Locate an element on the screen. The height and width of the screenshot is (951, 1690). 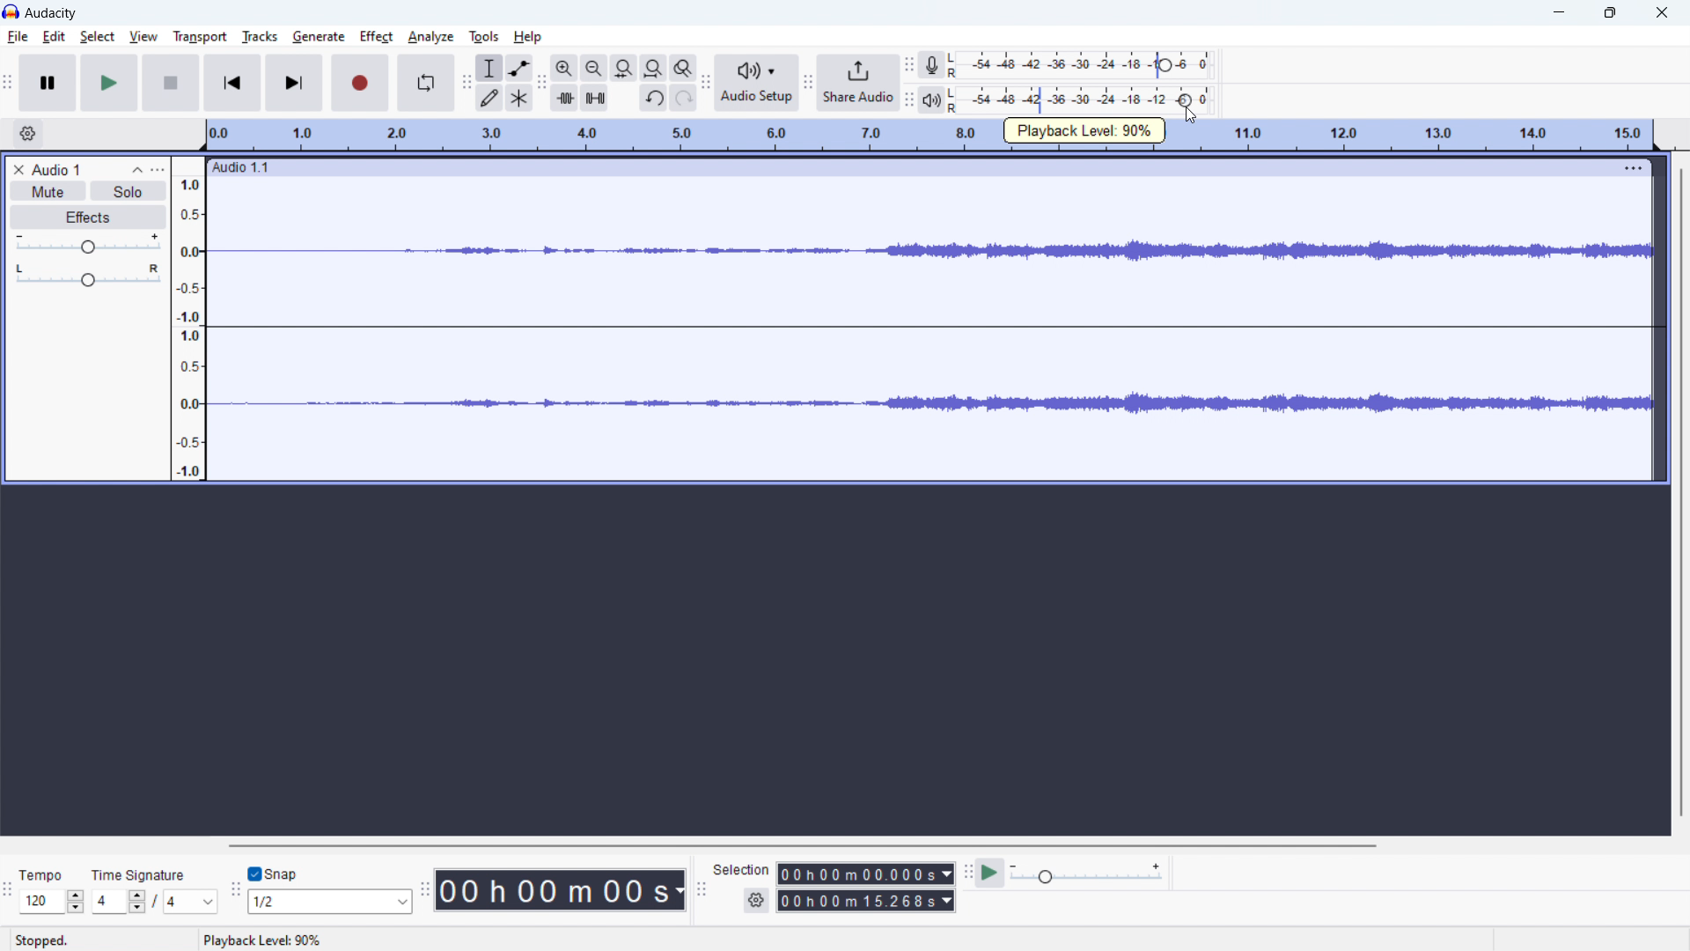
pause is located at coordinates (48, 82).